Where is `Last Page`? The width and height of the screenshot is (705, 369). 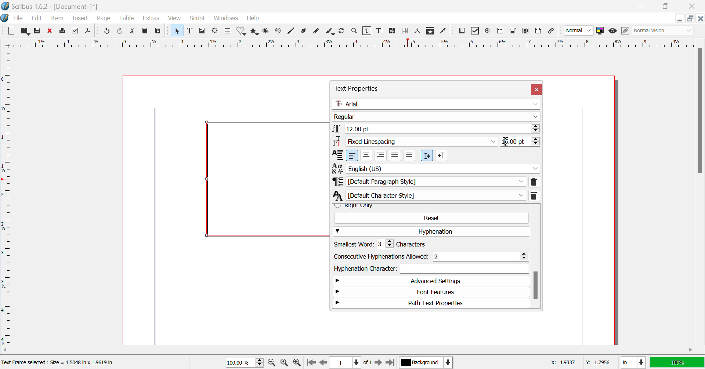 Last Page is located at coordinates (390, 362).